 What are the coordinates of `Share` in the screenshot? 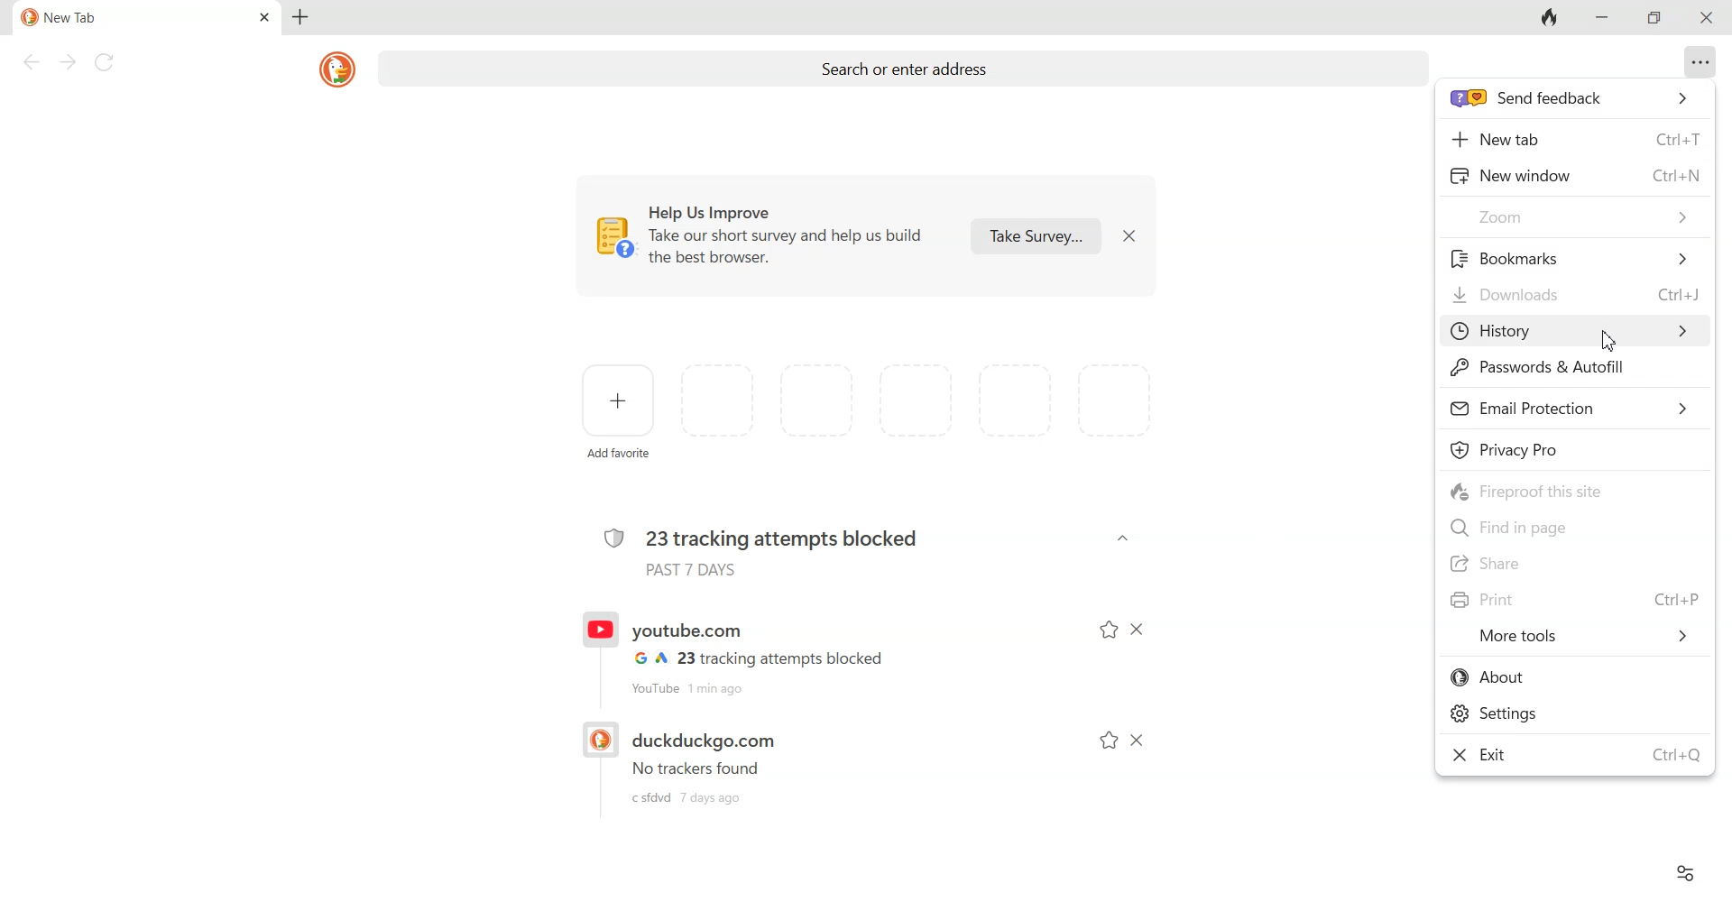 It's located at (1577, 564).